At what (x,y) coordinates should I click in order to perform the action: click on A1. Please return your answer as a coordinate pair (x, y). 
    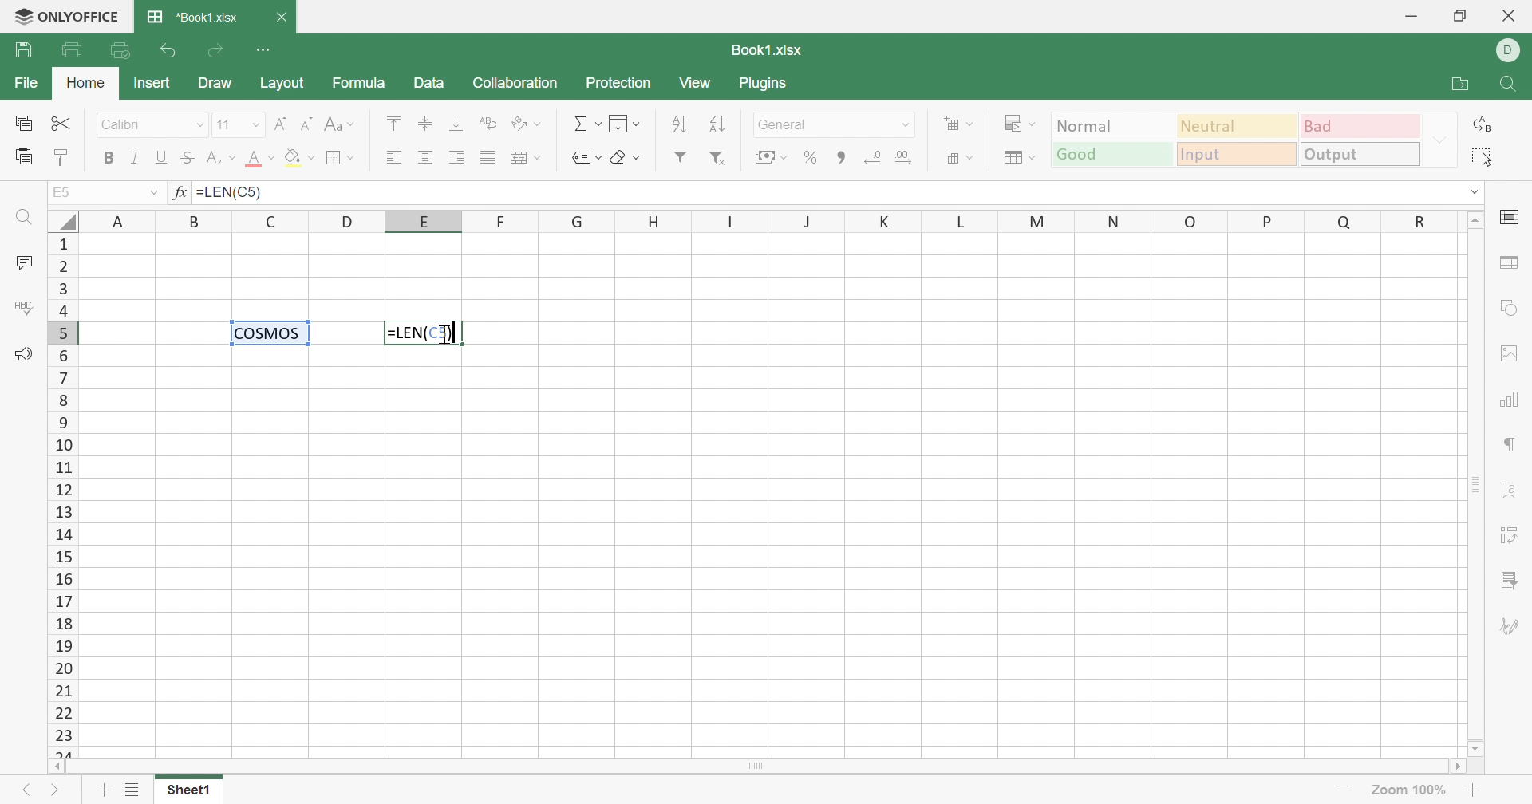
    Looking at the image, I should click on (62, 191).